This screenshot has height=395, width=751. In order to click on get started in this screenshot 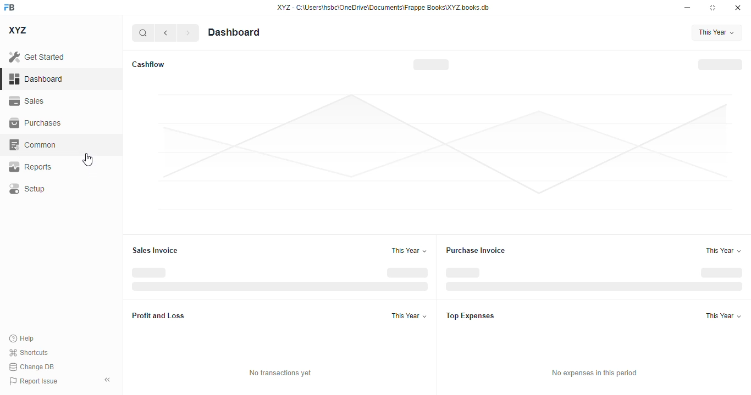, I will do `click(36, 57)`.